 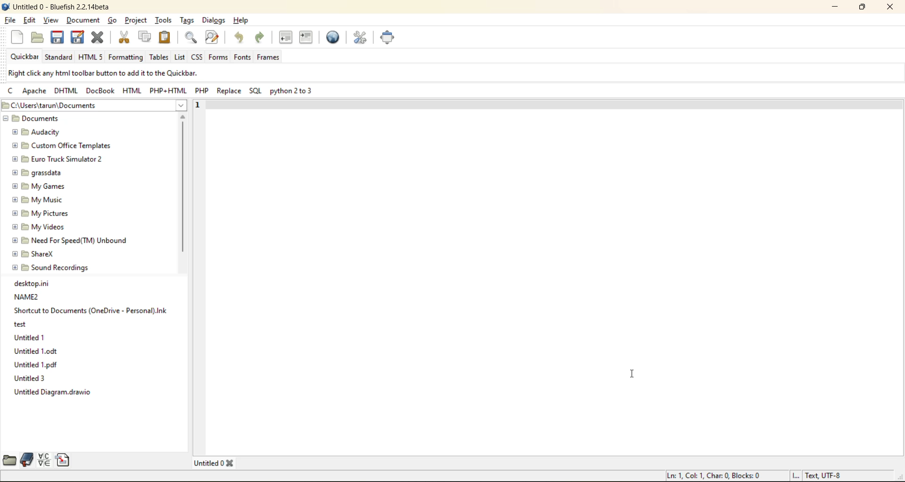 I want to click on # [9 Euro Truck Simulator 2, so click(x=56, y=158).